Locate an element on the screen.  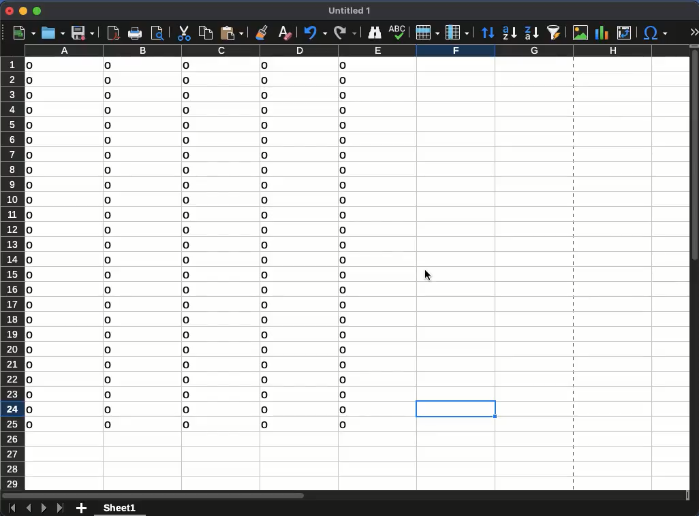
print is located at coordinates (135, 33).